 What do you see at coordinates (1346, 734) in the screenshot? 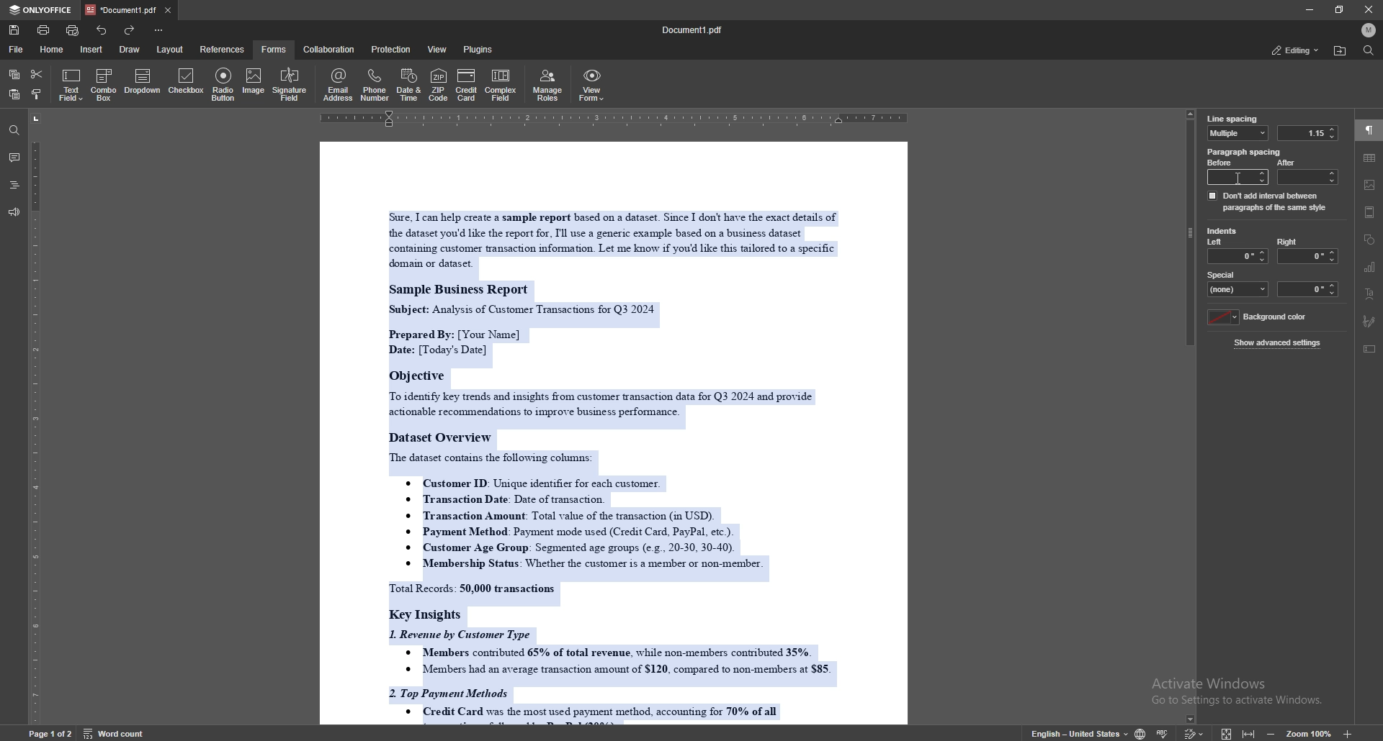
I see `zoom in` at bounding box center [1346, 734].